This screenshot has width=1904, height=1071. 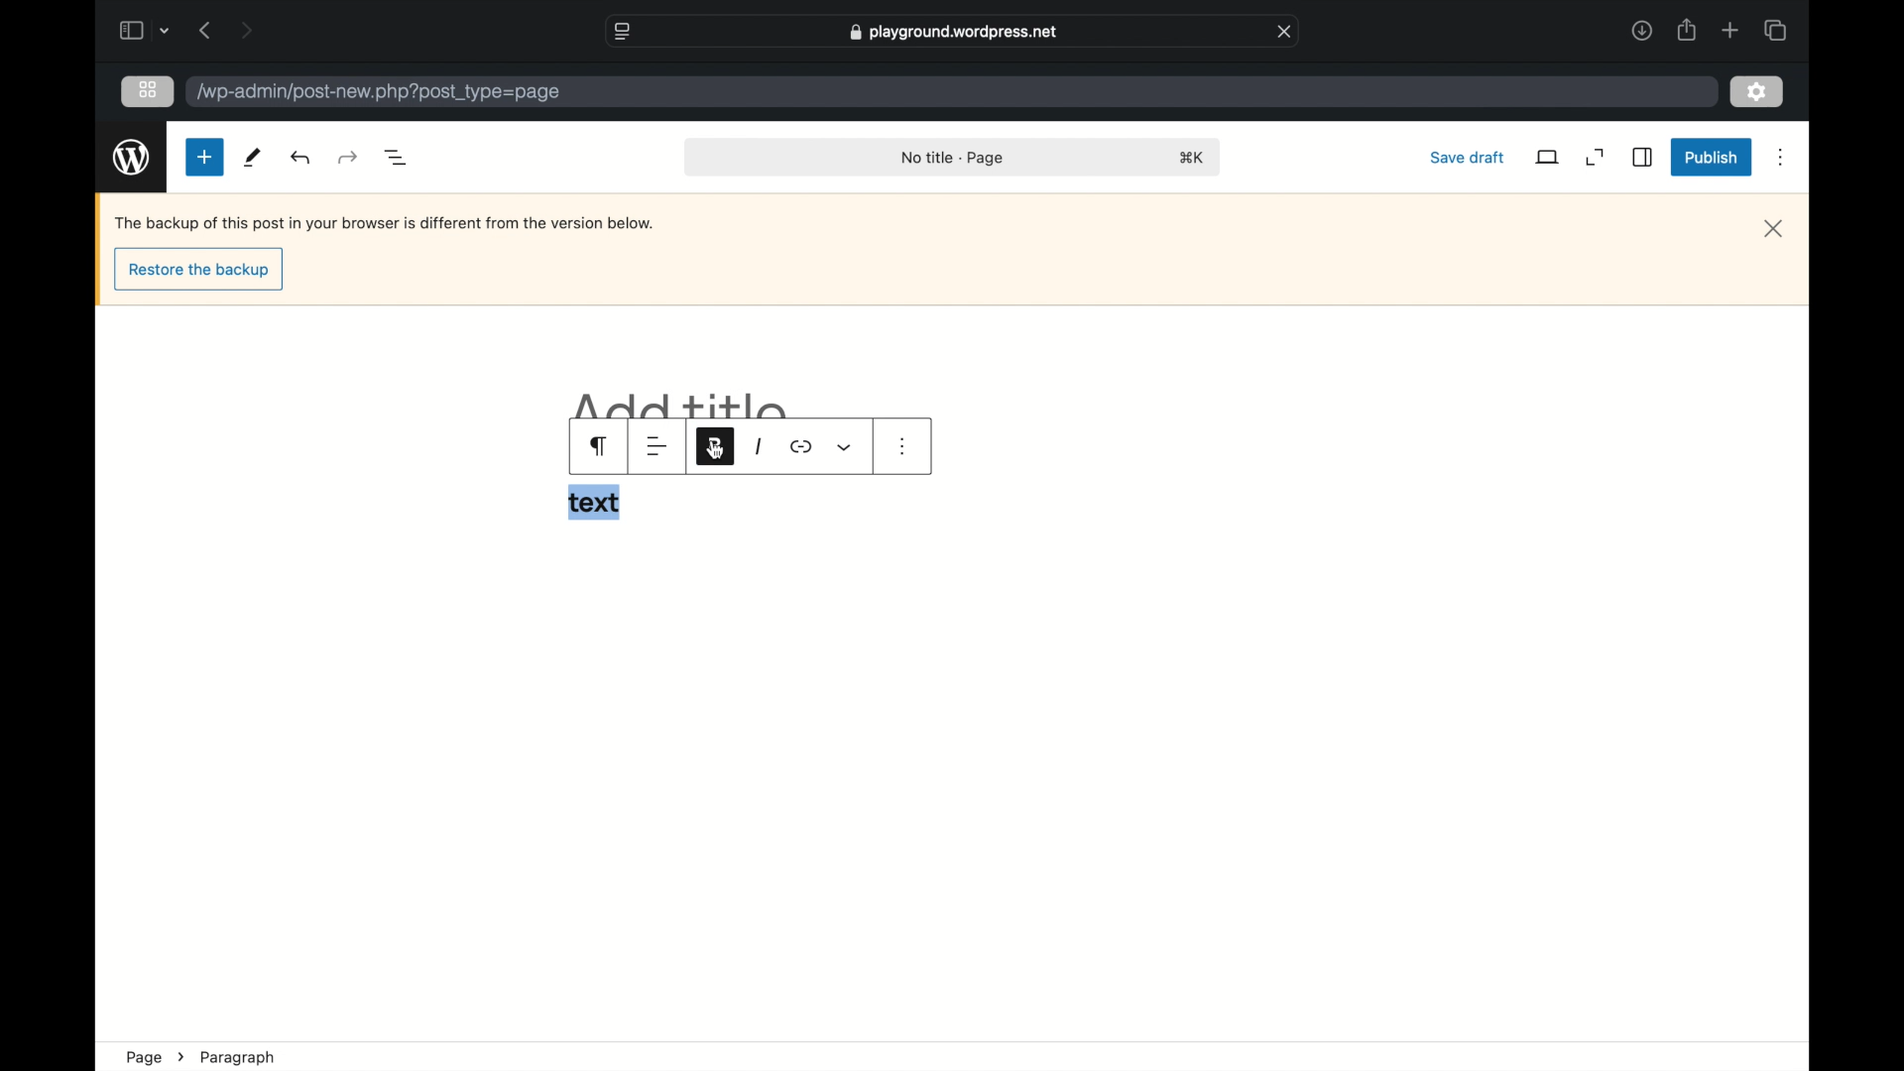 I want to click on icon, so click(x=801, y=447).